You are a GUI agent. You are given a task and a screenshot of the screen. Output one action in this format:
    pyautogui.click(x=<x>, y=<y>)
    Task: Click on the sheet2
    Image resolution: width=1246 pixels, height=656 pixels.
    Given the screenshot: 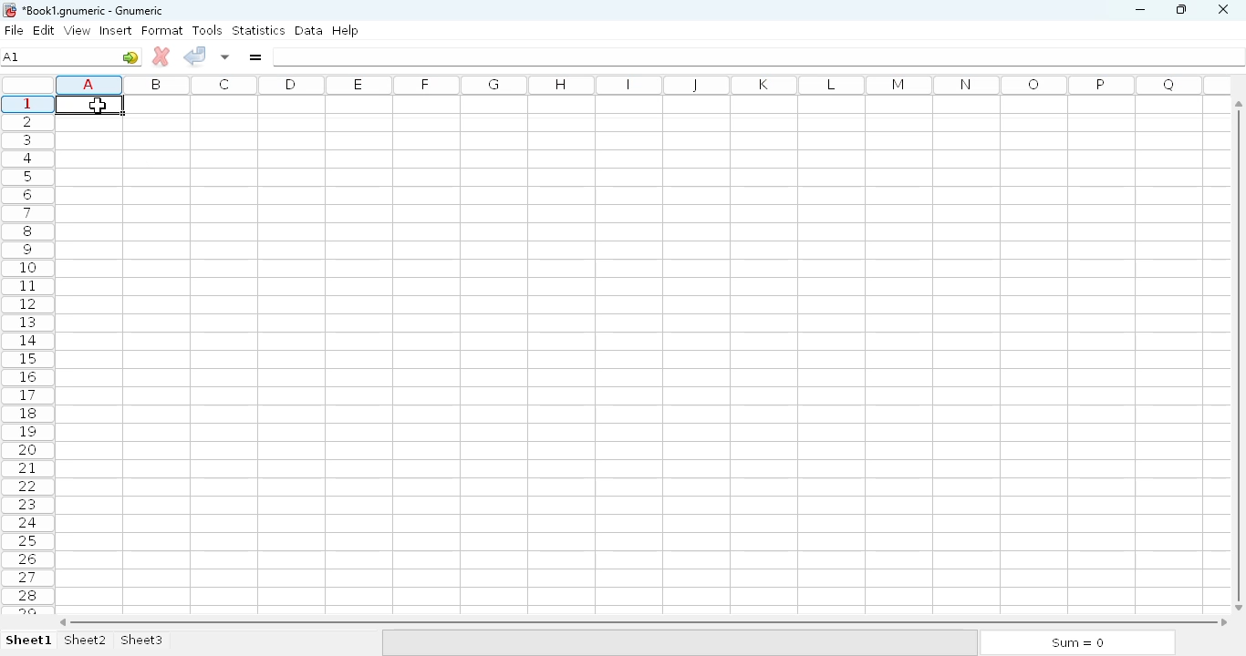 What is the action you would take?
    pyautogui.click(x=87, y=641)
    